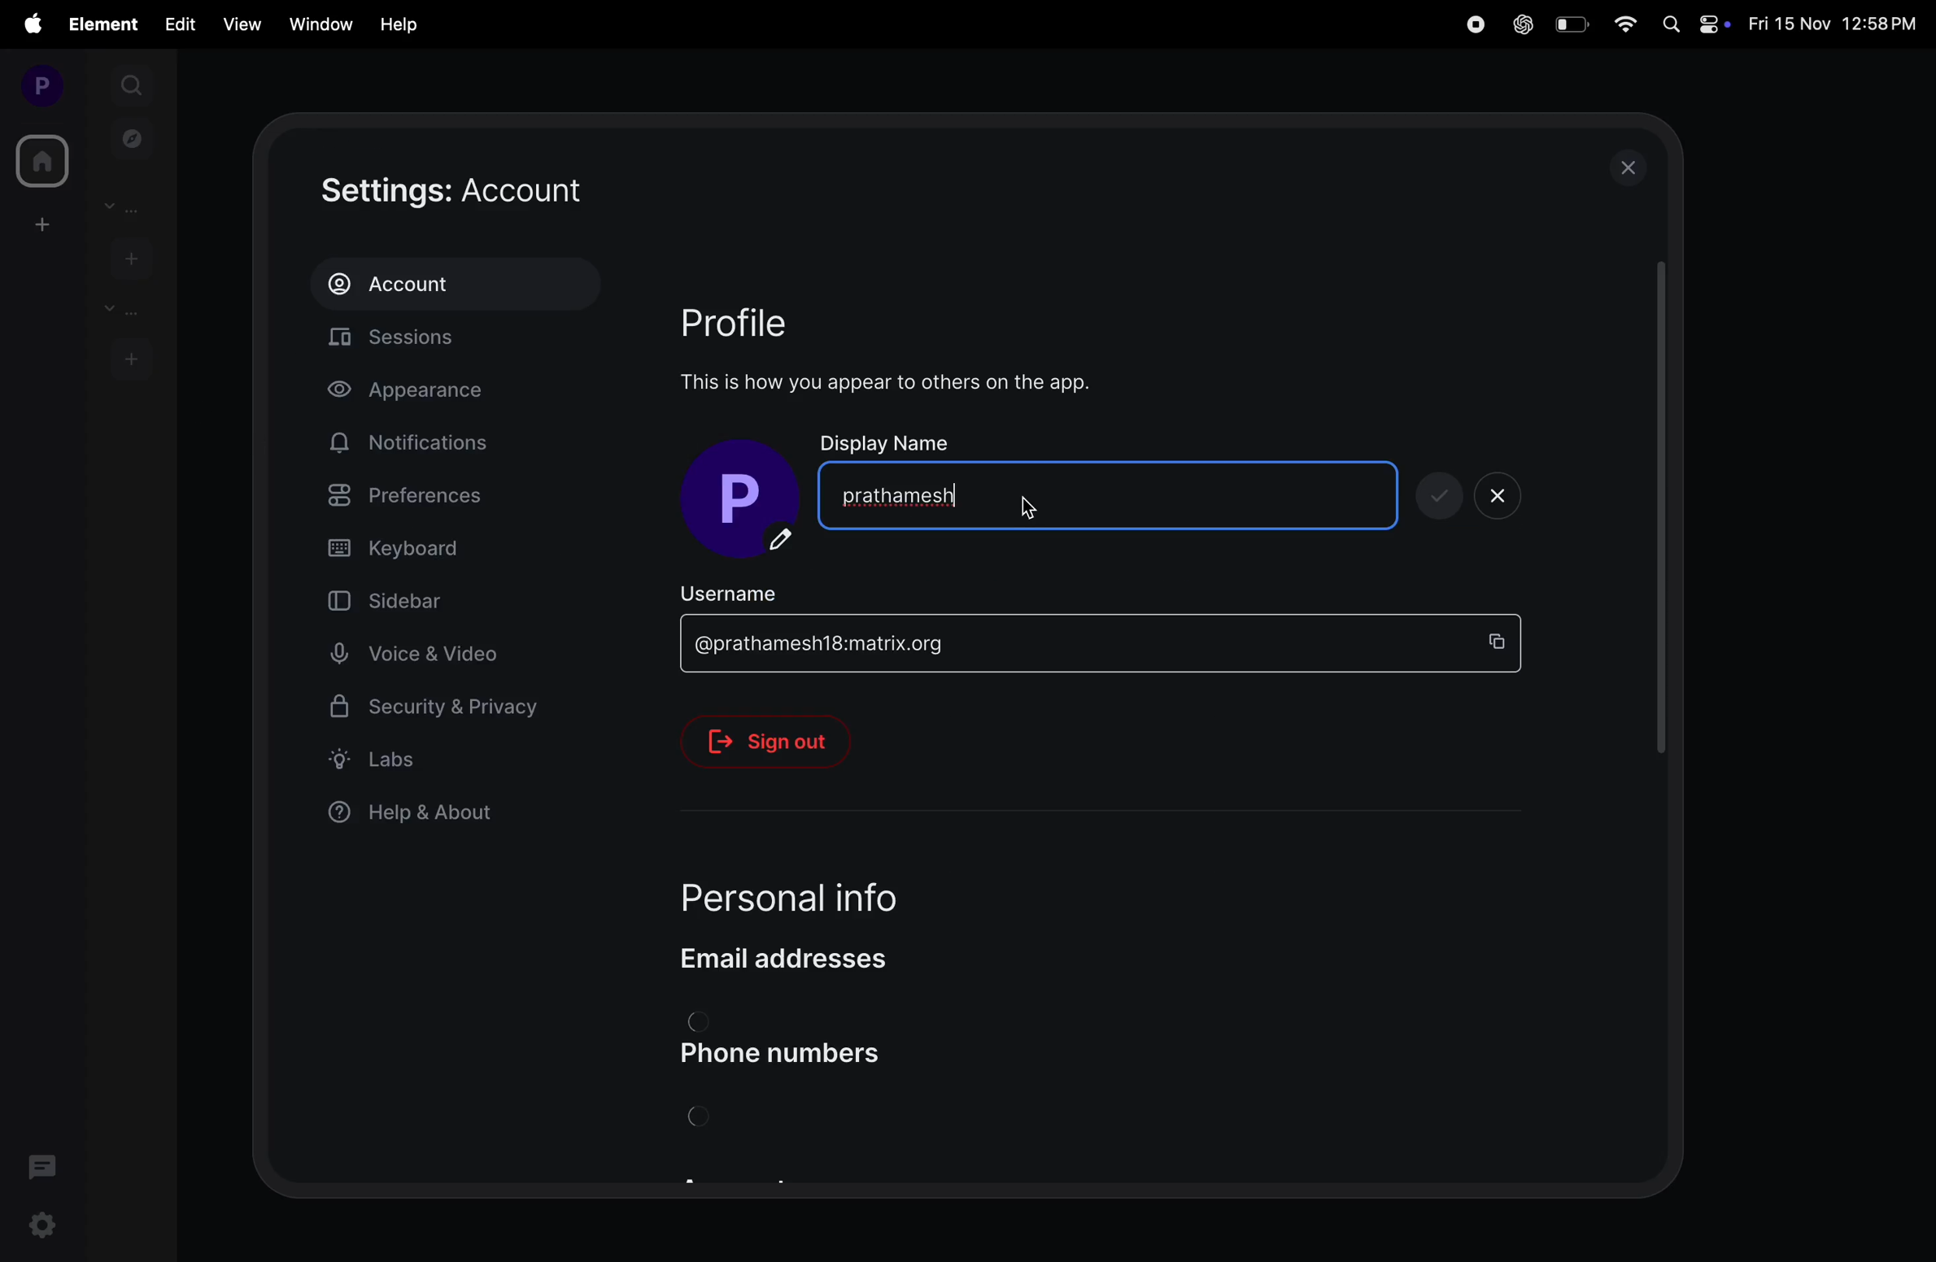 Image resolution: width=1936 pixels, height=1262 pixels. I want to click on notifications, so click(416, 443).